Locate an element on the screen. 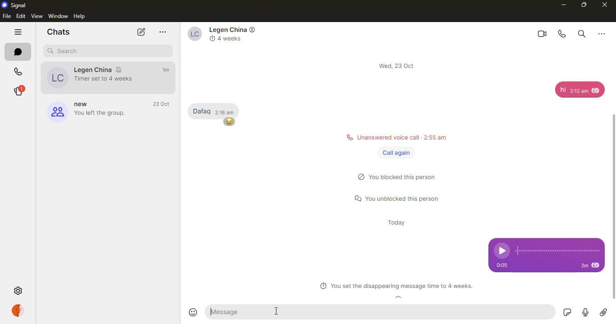 Image resolution: width=616 pixels, height=324 pixels. profile is located at coordinates (20, 310).